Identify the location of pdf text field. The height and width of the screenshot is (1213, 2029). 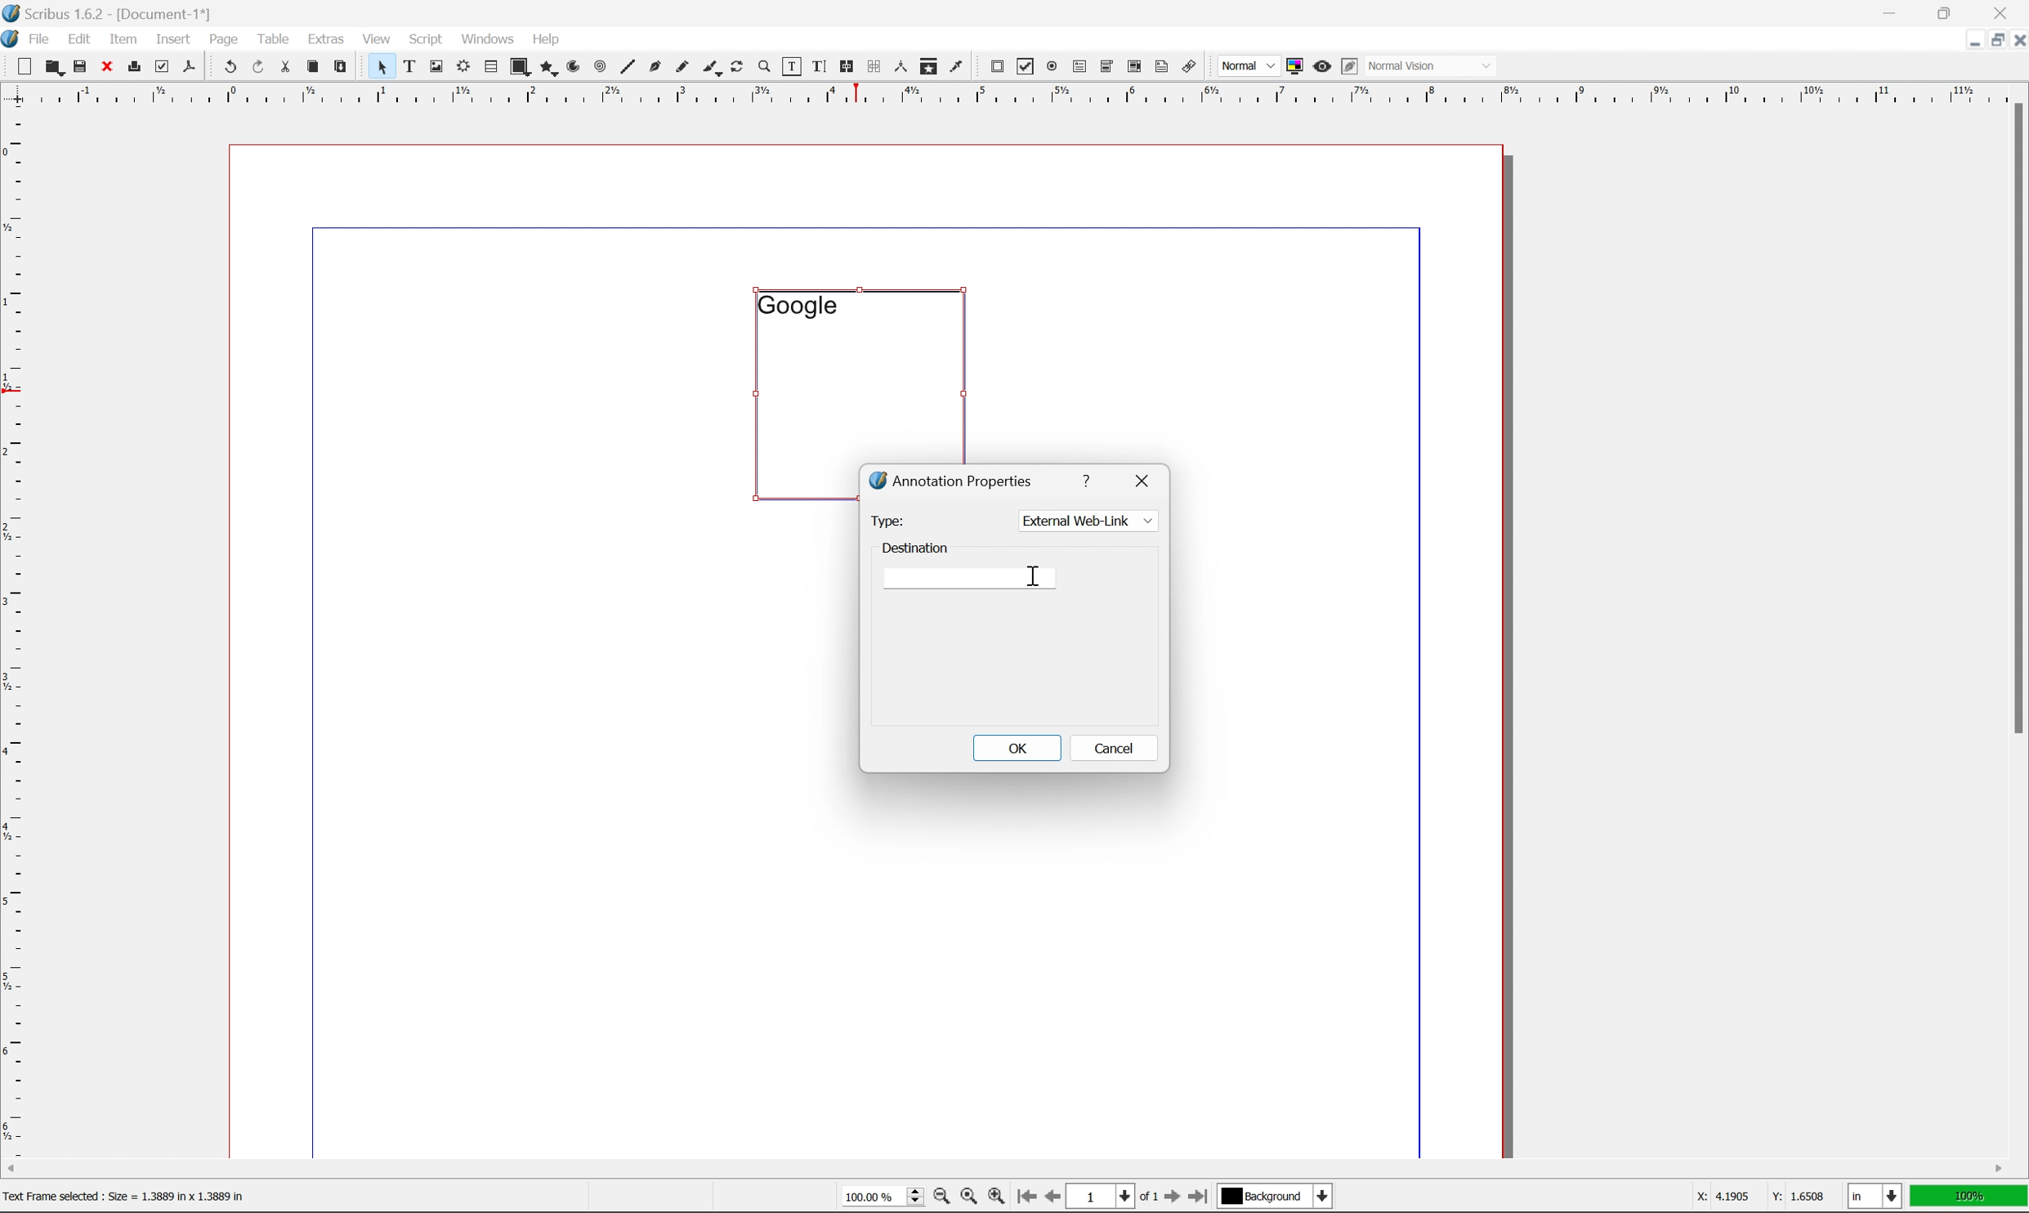
(1077, 68).